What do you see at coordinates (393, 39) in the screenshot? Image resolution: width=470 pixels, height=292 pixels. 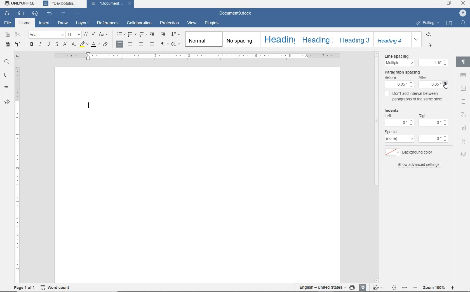 I see `Heading 4` at bounding box center [393, 39].